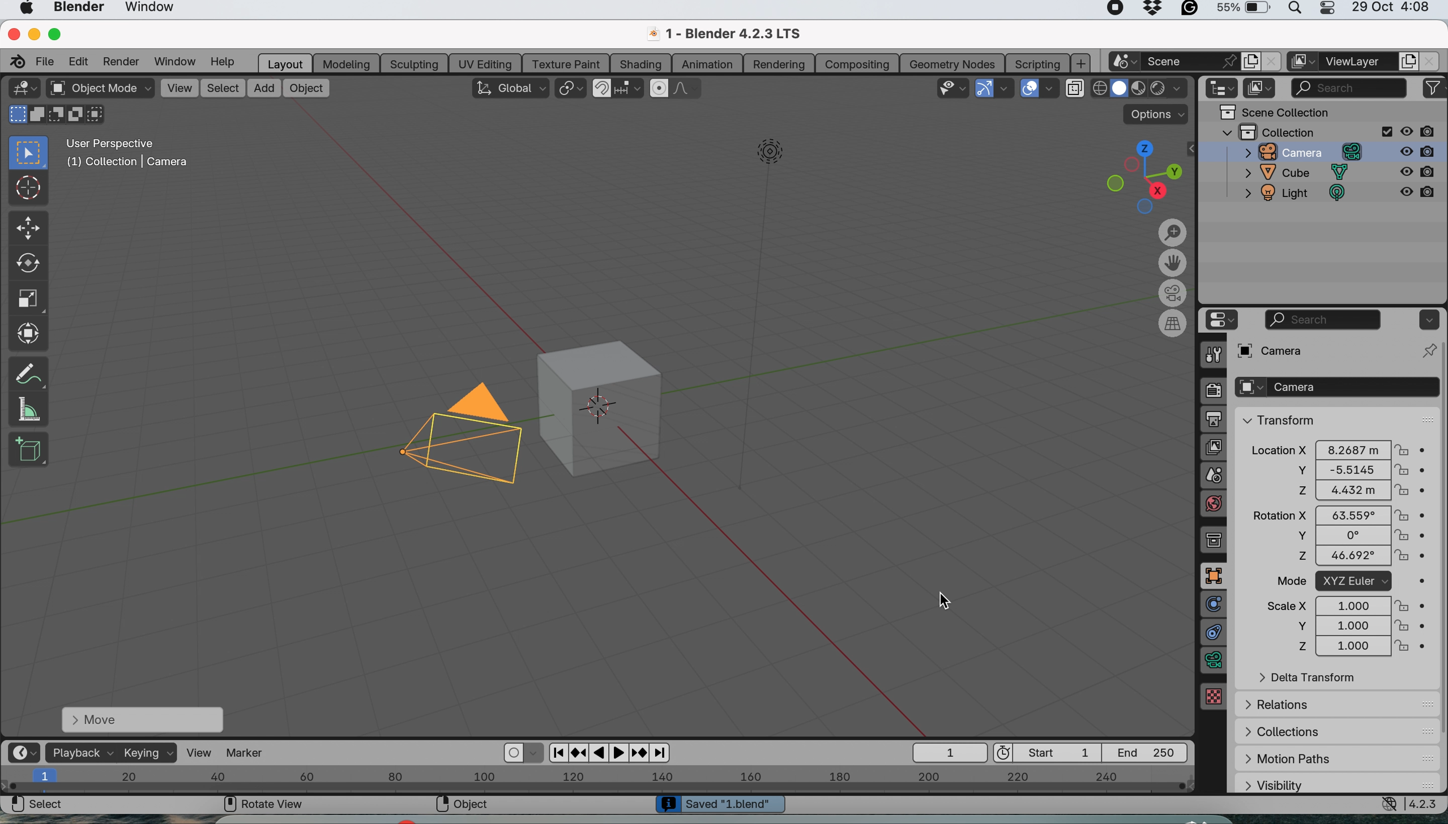  What do you see at coordinates (1288, 729) in the screenshot?
I see `collections` at bounding box center [1288, 729].